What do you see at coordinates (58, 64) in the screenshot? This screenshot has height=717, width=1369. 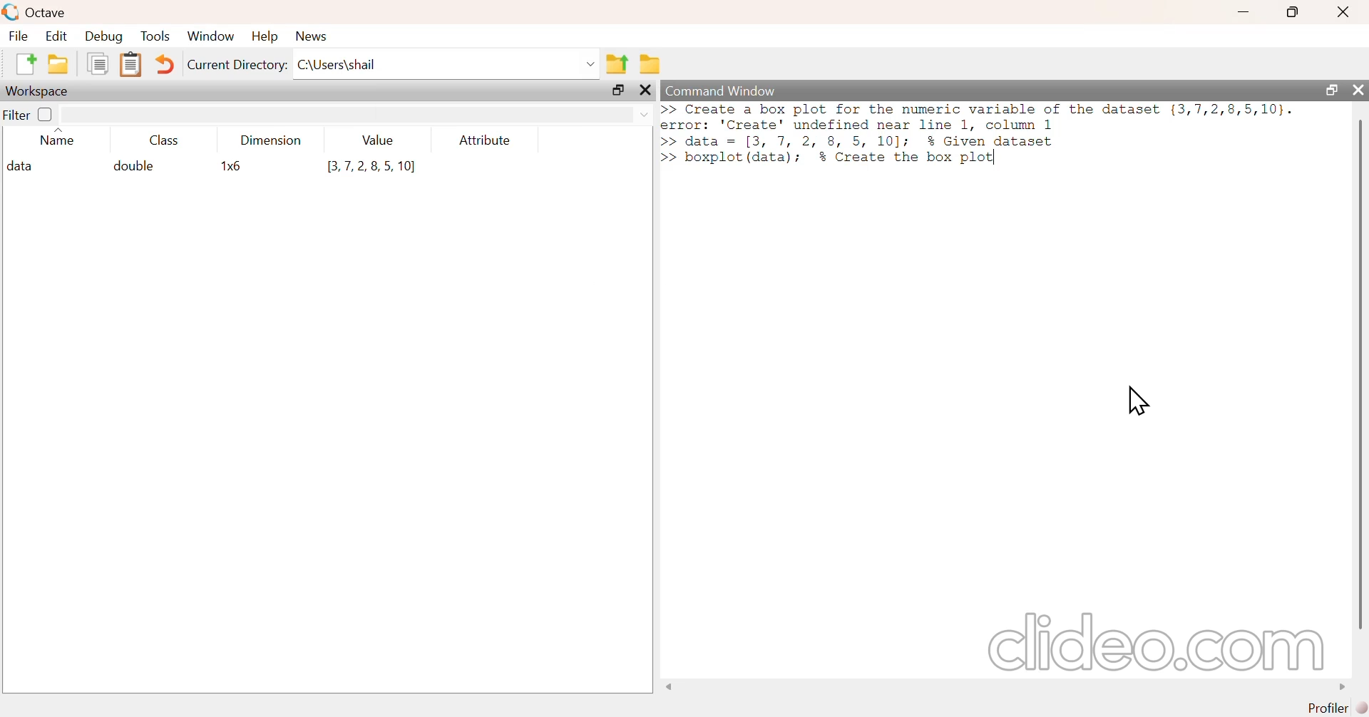 I see `open an existing file in editor` at bounding box center [58, 64].